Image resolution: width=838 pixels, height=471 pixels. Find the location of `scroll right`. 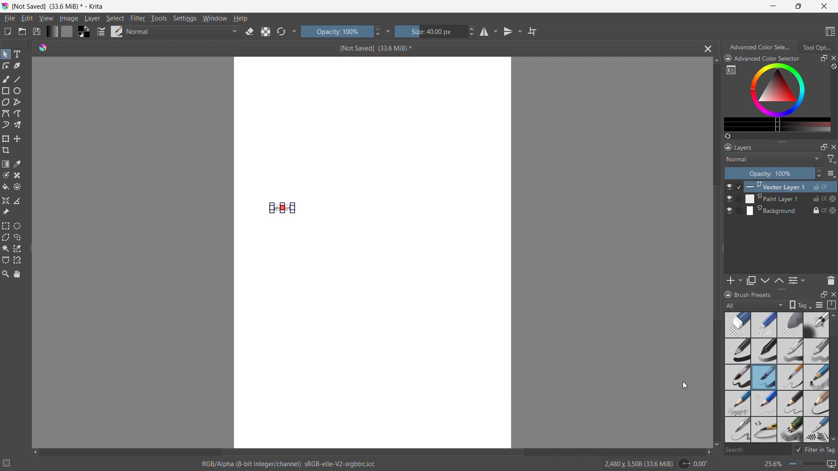

scroll right is located at coordinates (706, 452).